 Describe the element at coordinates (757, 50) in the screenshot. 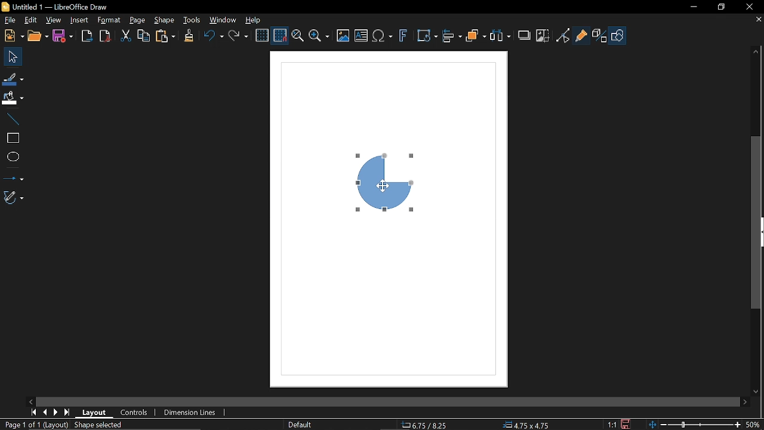

I see `Move up` at that location.